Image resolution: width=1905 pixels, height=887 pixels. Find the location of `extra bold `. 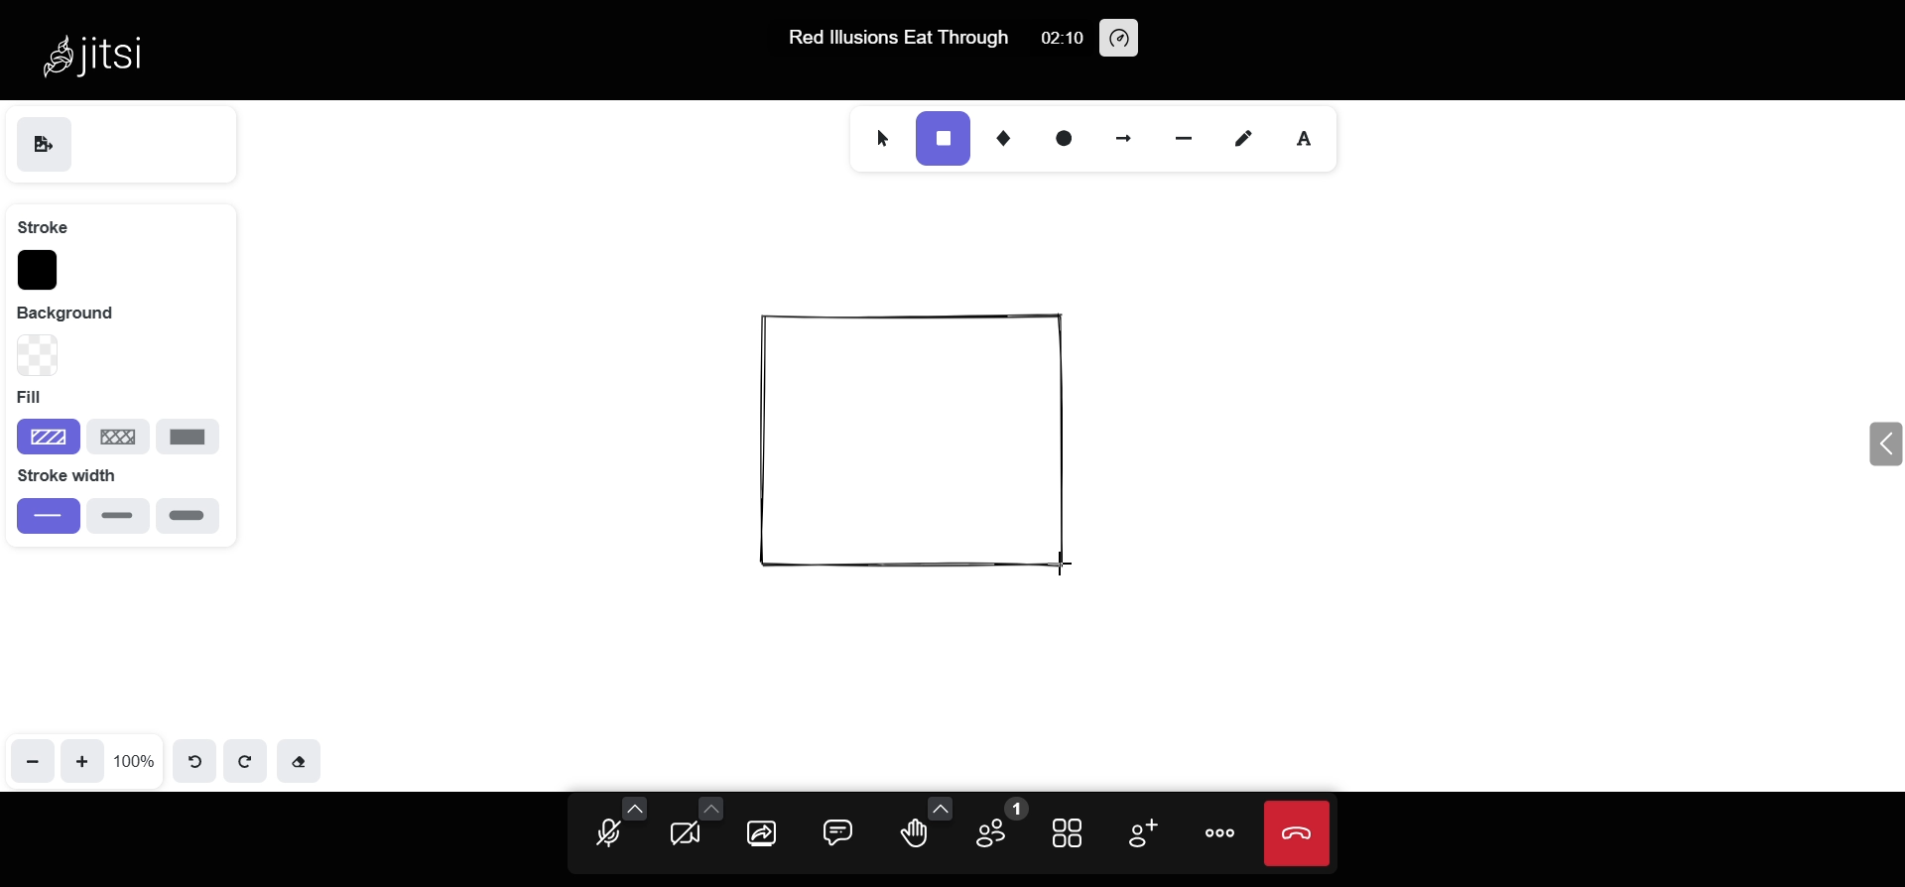

extra bold  is located at coordinates (187, 516).